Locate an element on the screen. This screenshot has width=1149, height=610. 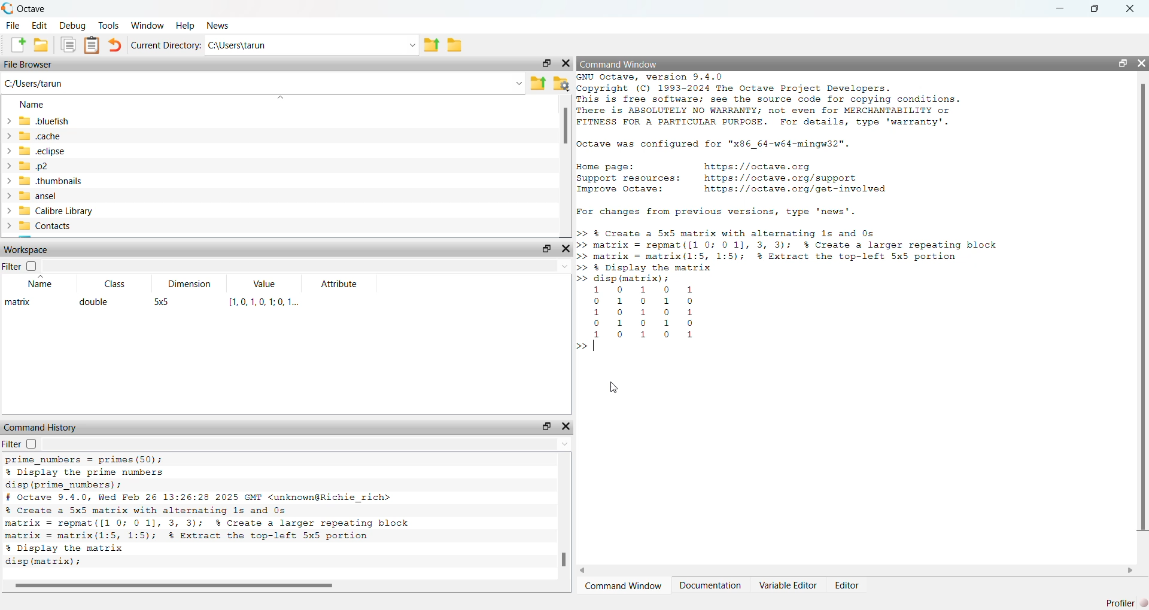
.p2 is located at coordinates (35, 166).